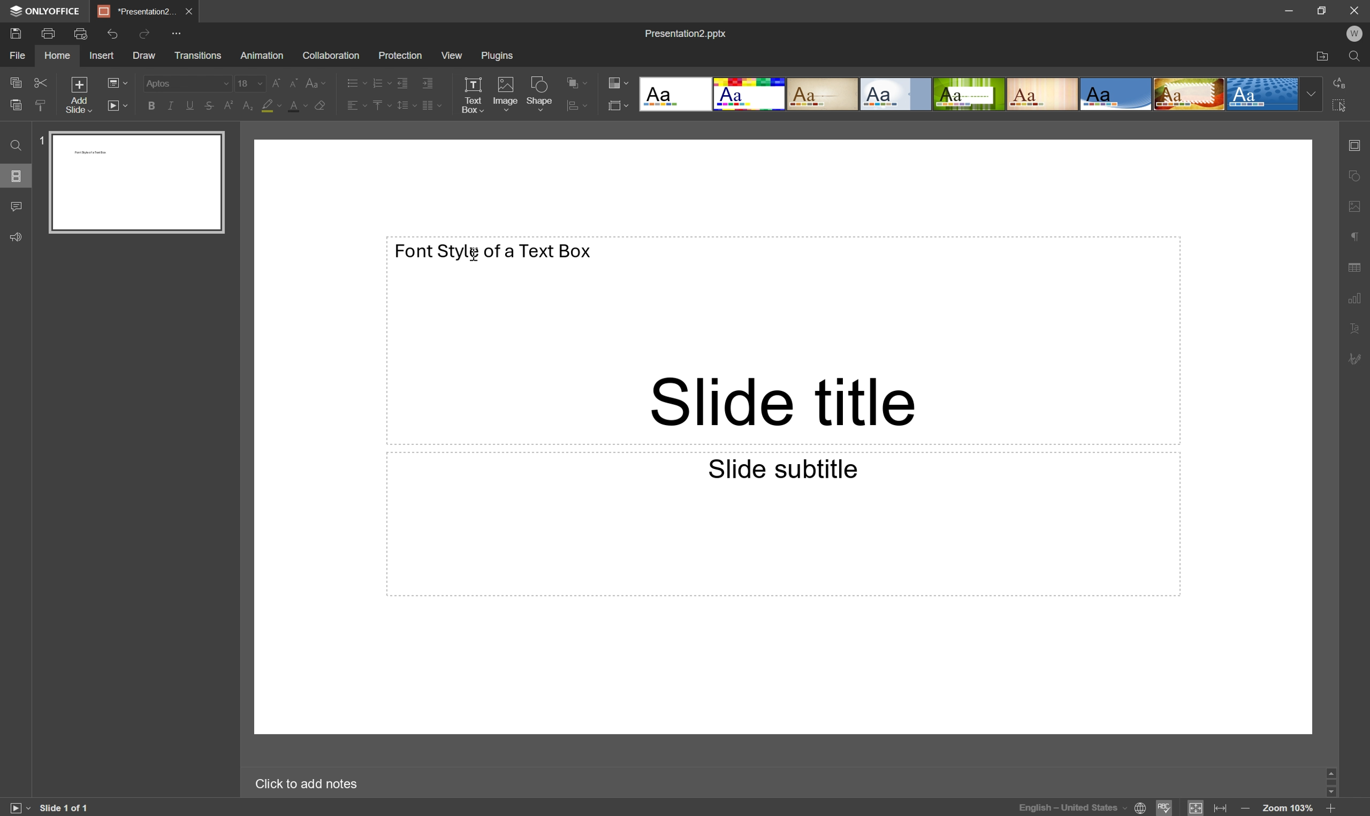  Describe the element at coordinates (17, 33) in the screenshot. I see `Save` at that location.